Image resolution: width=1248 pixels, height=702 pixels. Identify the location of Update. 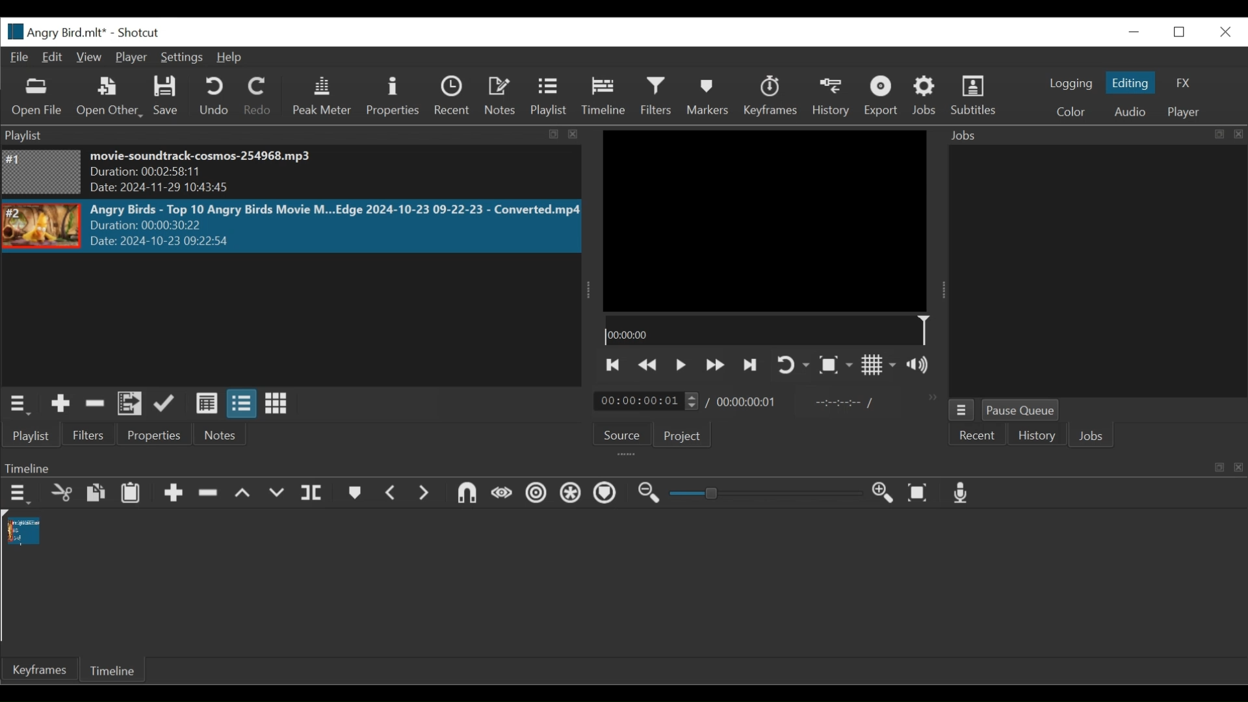
(168, 404).